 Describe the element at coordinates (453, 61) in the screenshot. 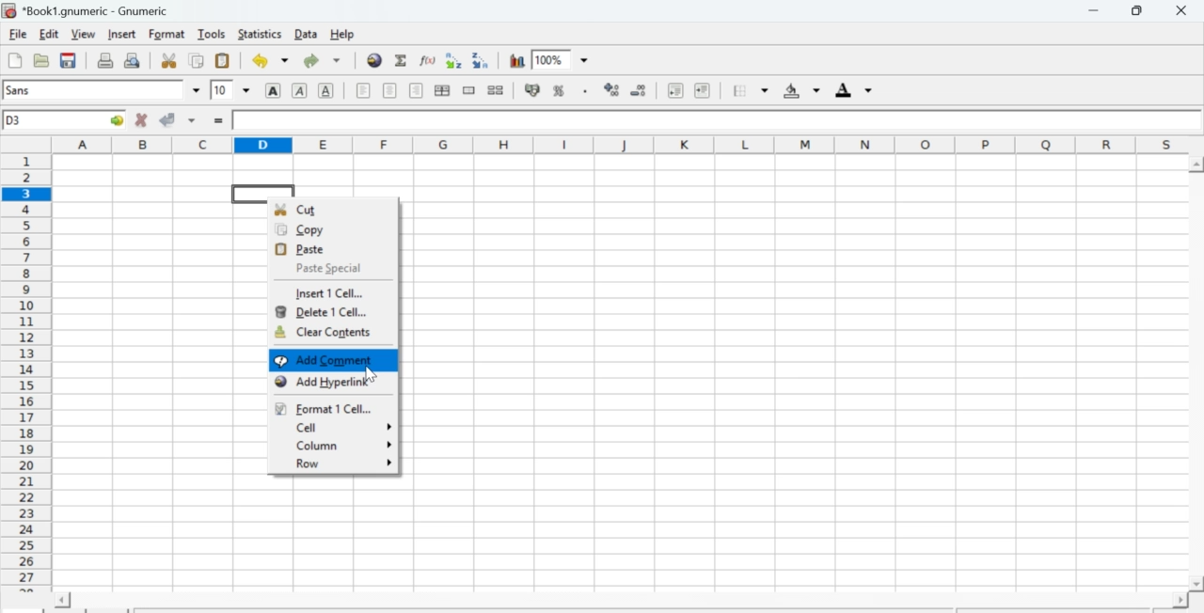

I see `Sort ascending` at that location.